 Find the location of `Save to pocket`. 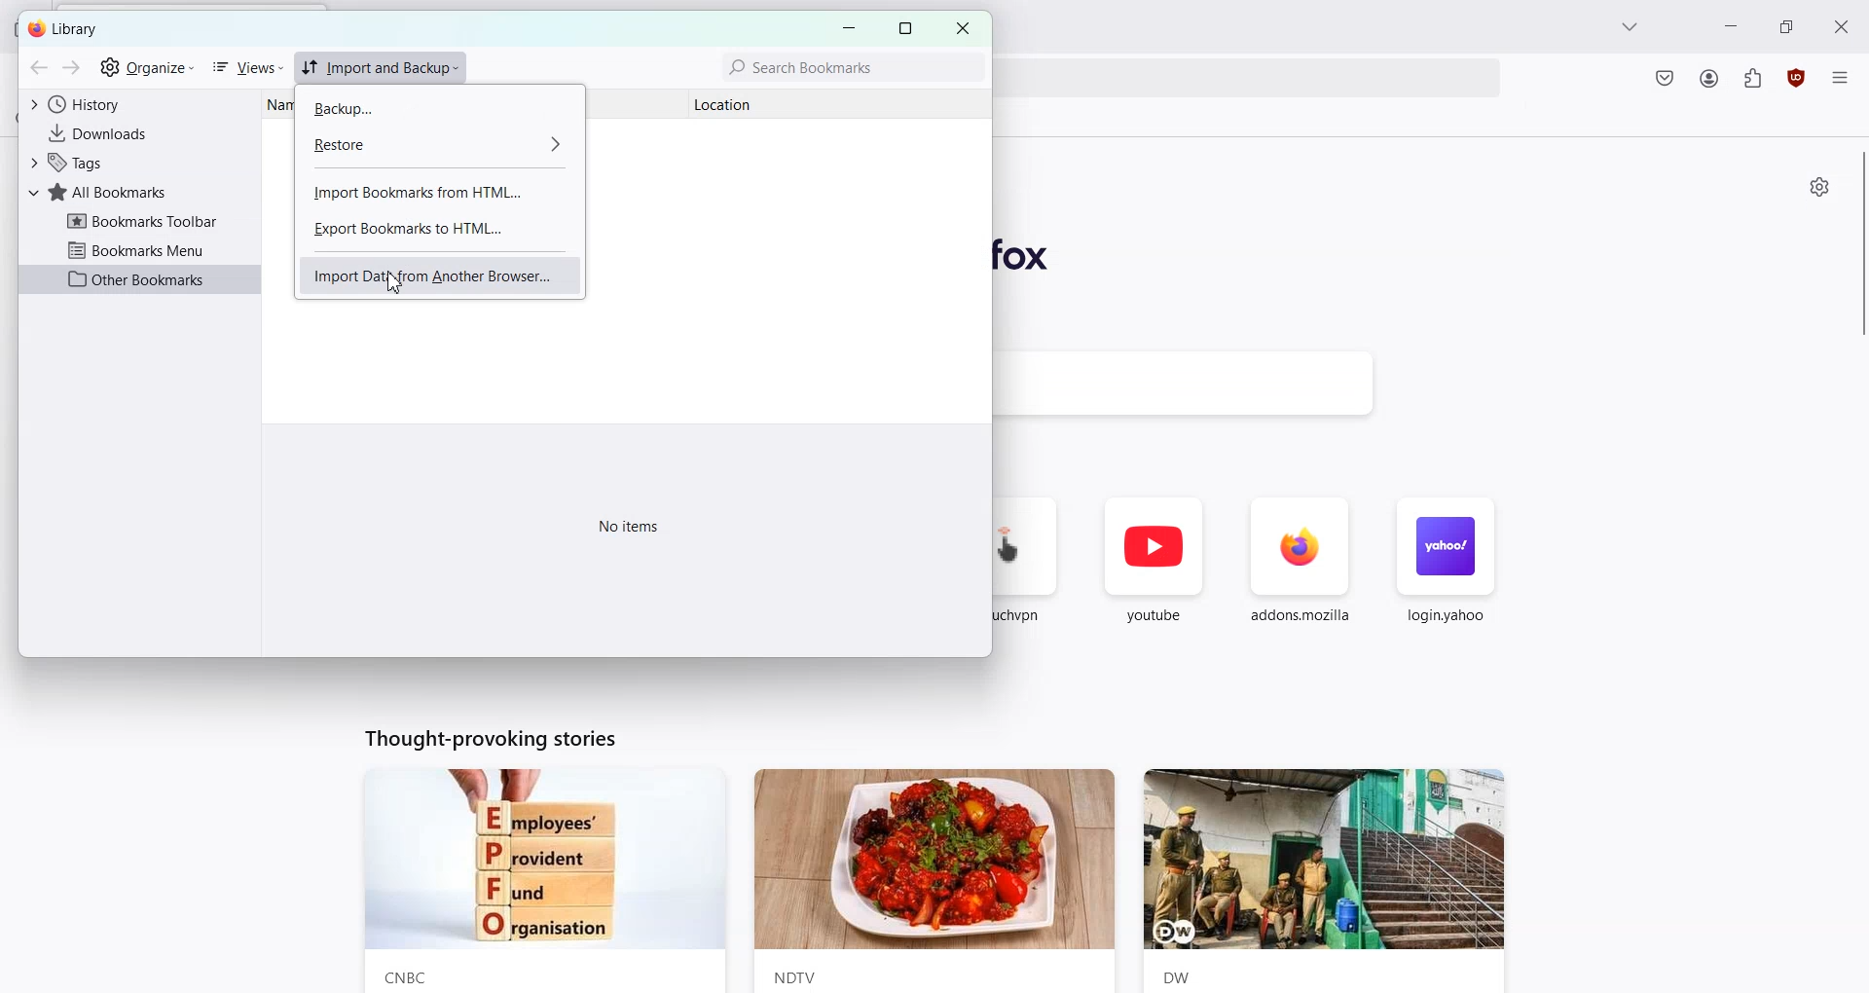

Save to pocket is located at coordinates (1665, 80).